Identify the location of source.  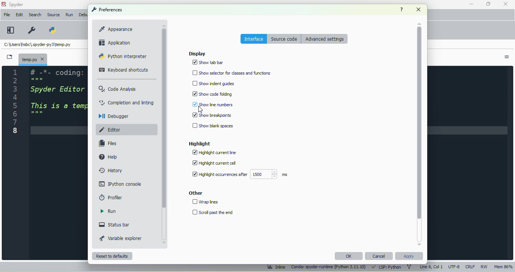
(54, 15).